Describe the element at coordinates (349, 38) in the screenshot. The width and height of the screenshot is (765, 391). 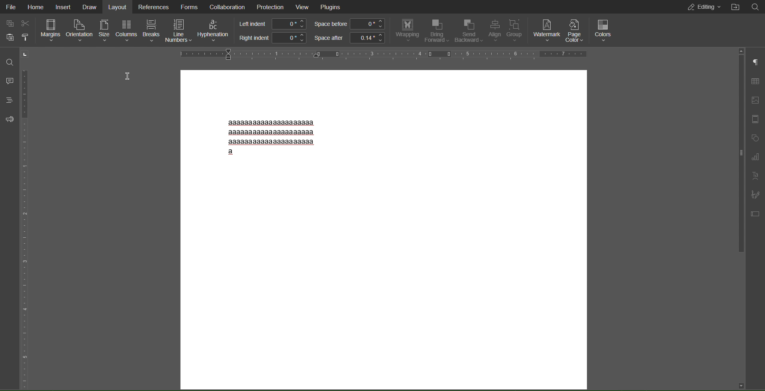
I see `Spaces After` at that location.